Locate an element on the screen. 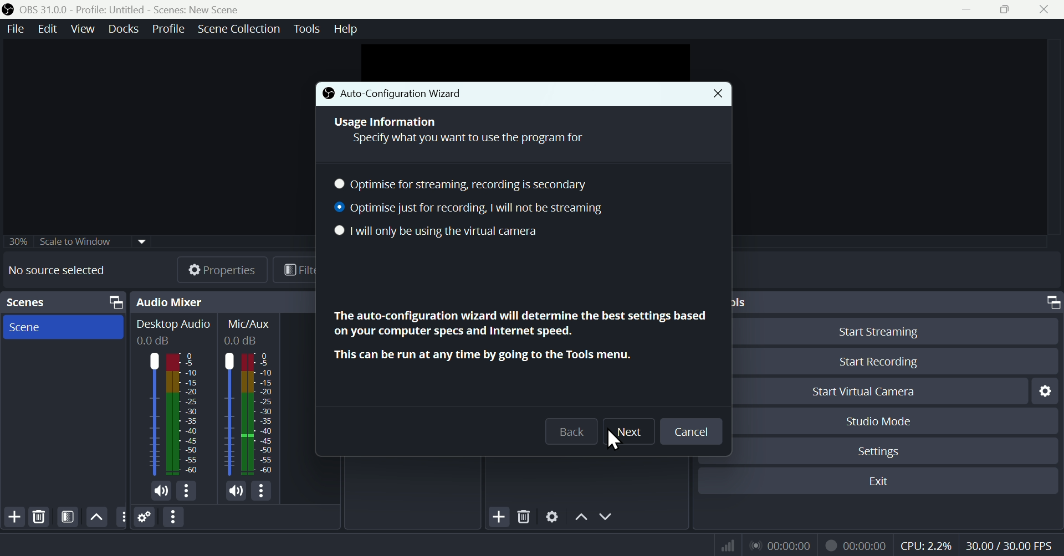  Settings is located at coordinates (553, 515).